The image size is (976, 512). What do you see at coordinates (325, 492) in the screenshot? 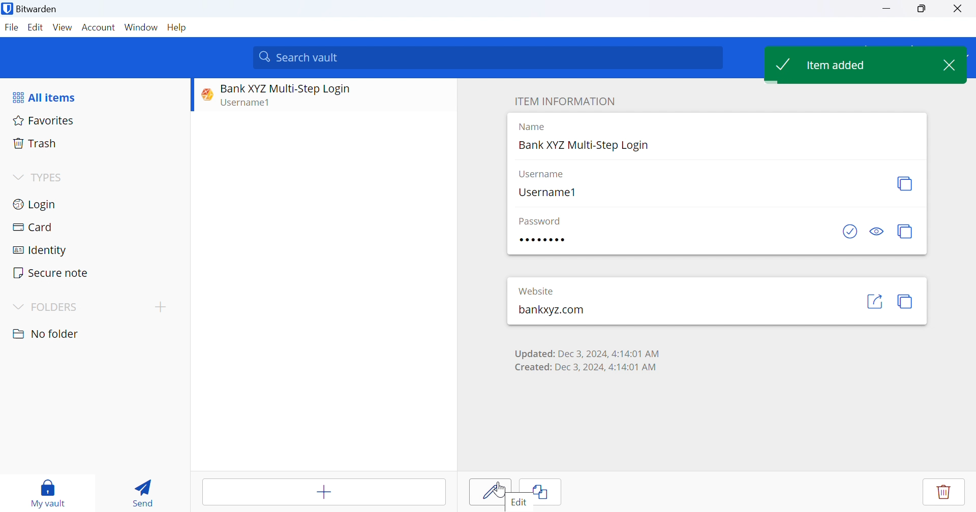
I see `Add item` at bounding box center [325, 492].